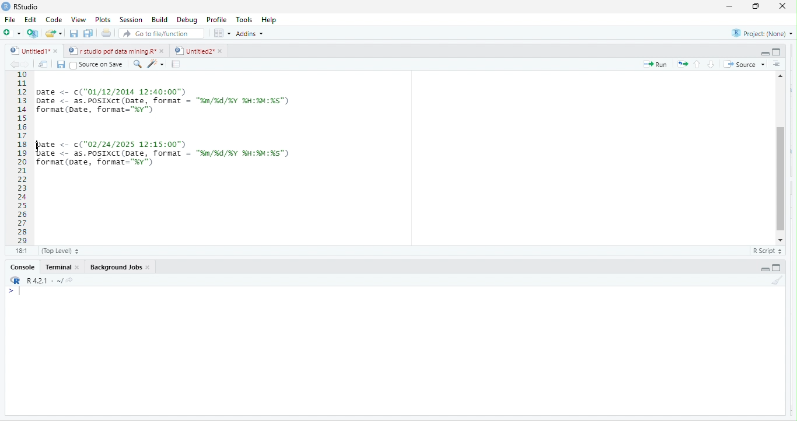  Describe the element at coordinates (765, 251) in the screenshot. I see `R Script &` at that location.